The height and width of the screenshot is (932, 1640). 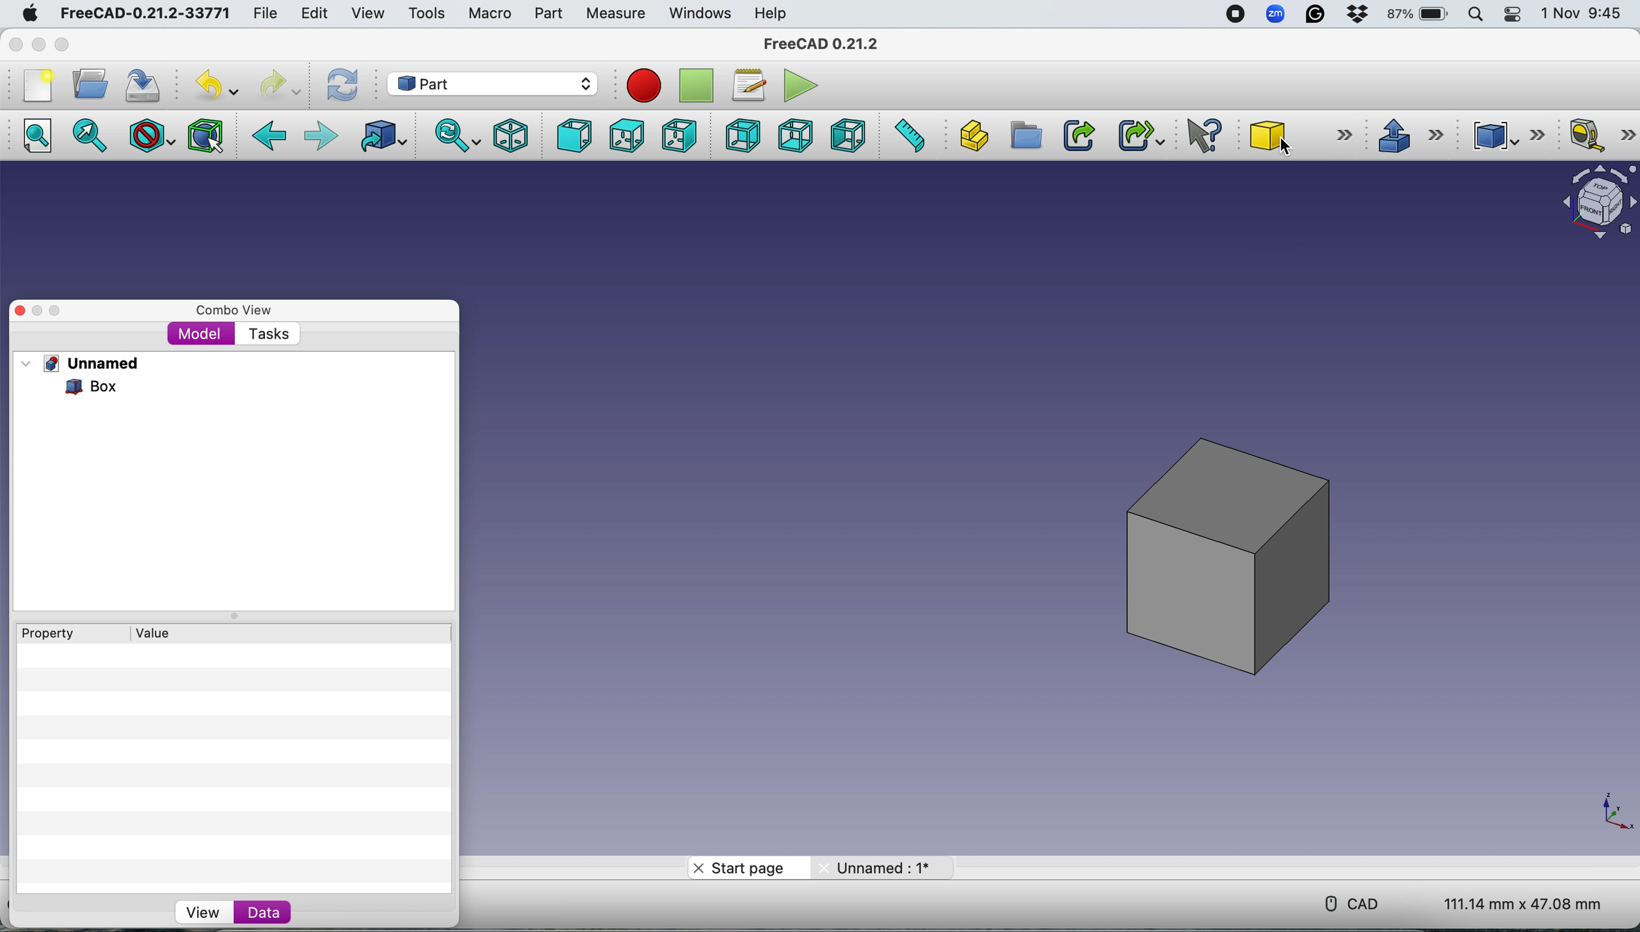 What do you see at coordinates (79, 386) in the screenshot?
I see `Box` at bounding box center [79, 386].